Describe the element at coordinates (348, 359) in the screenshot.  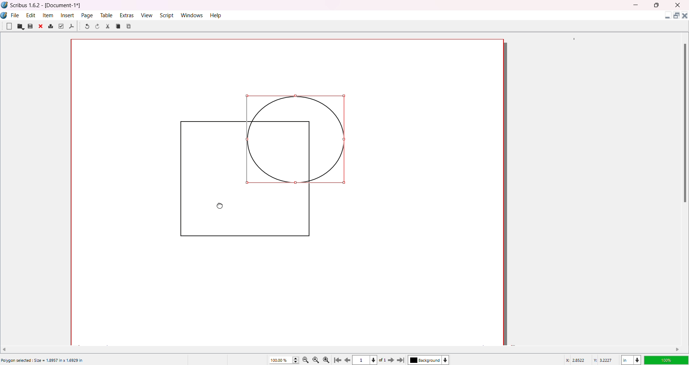
I see `Previous` at that location.